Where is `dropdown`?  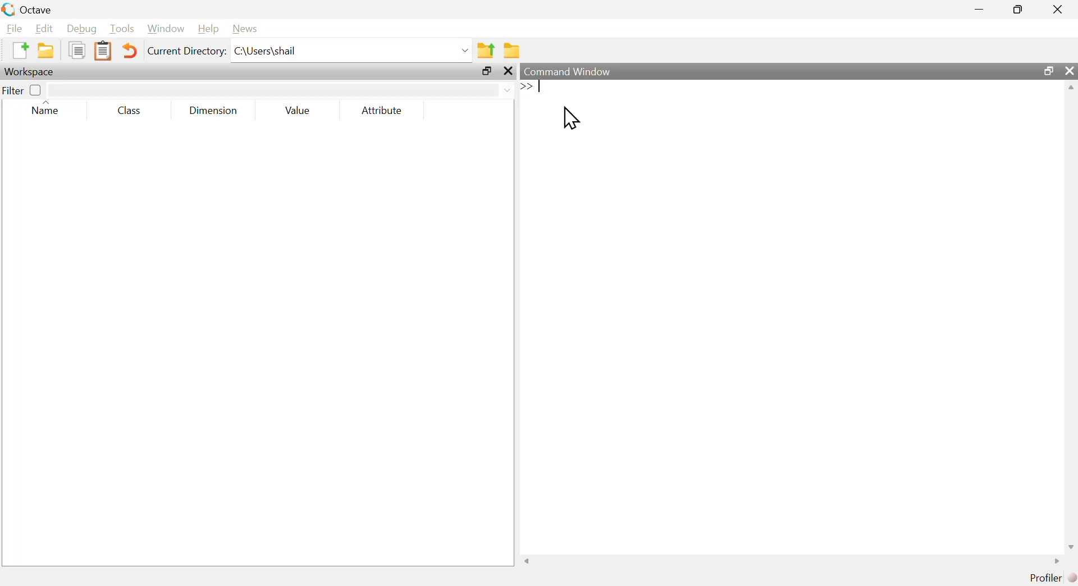 dropdown is located at coordinates (281, 89).